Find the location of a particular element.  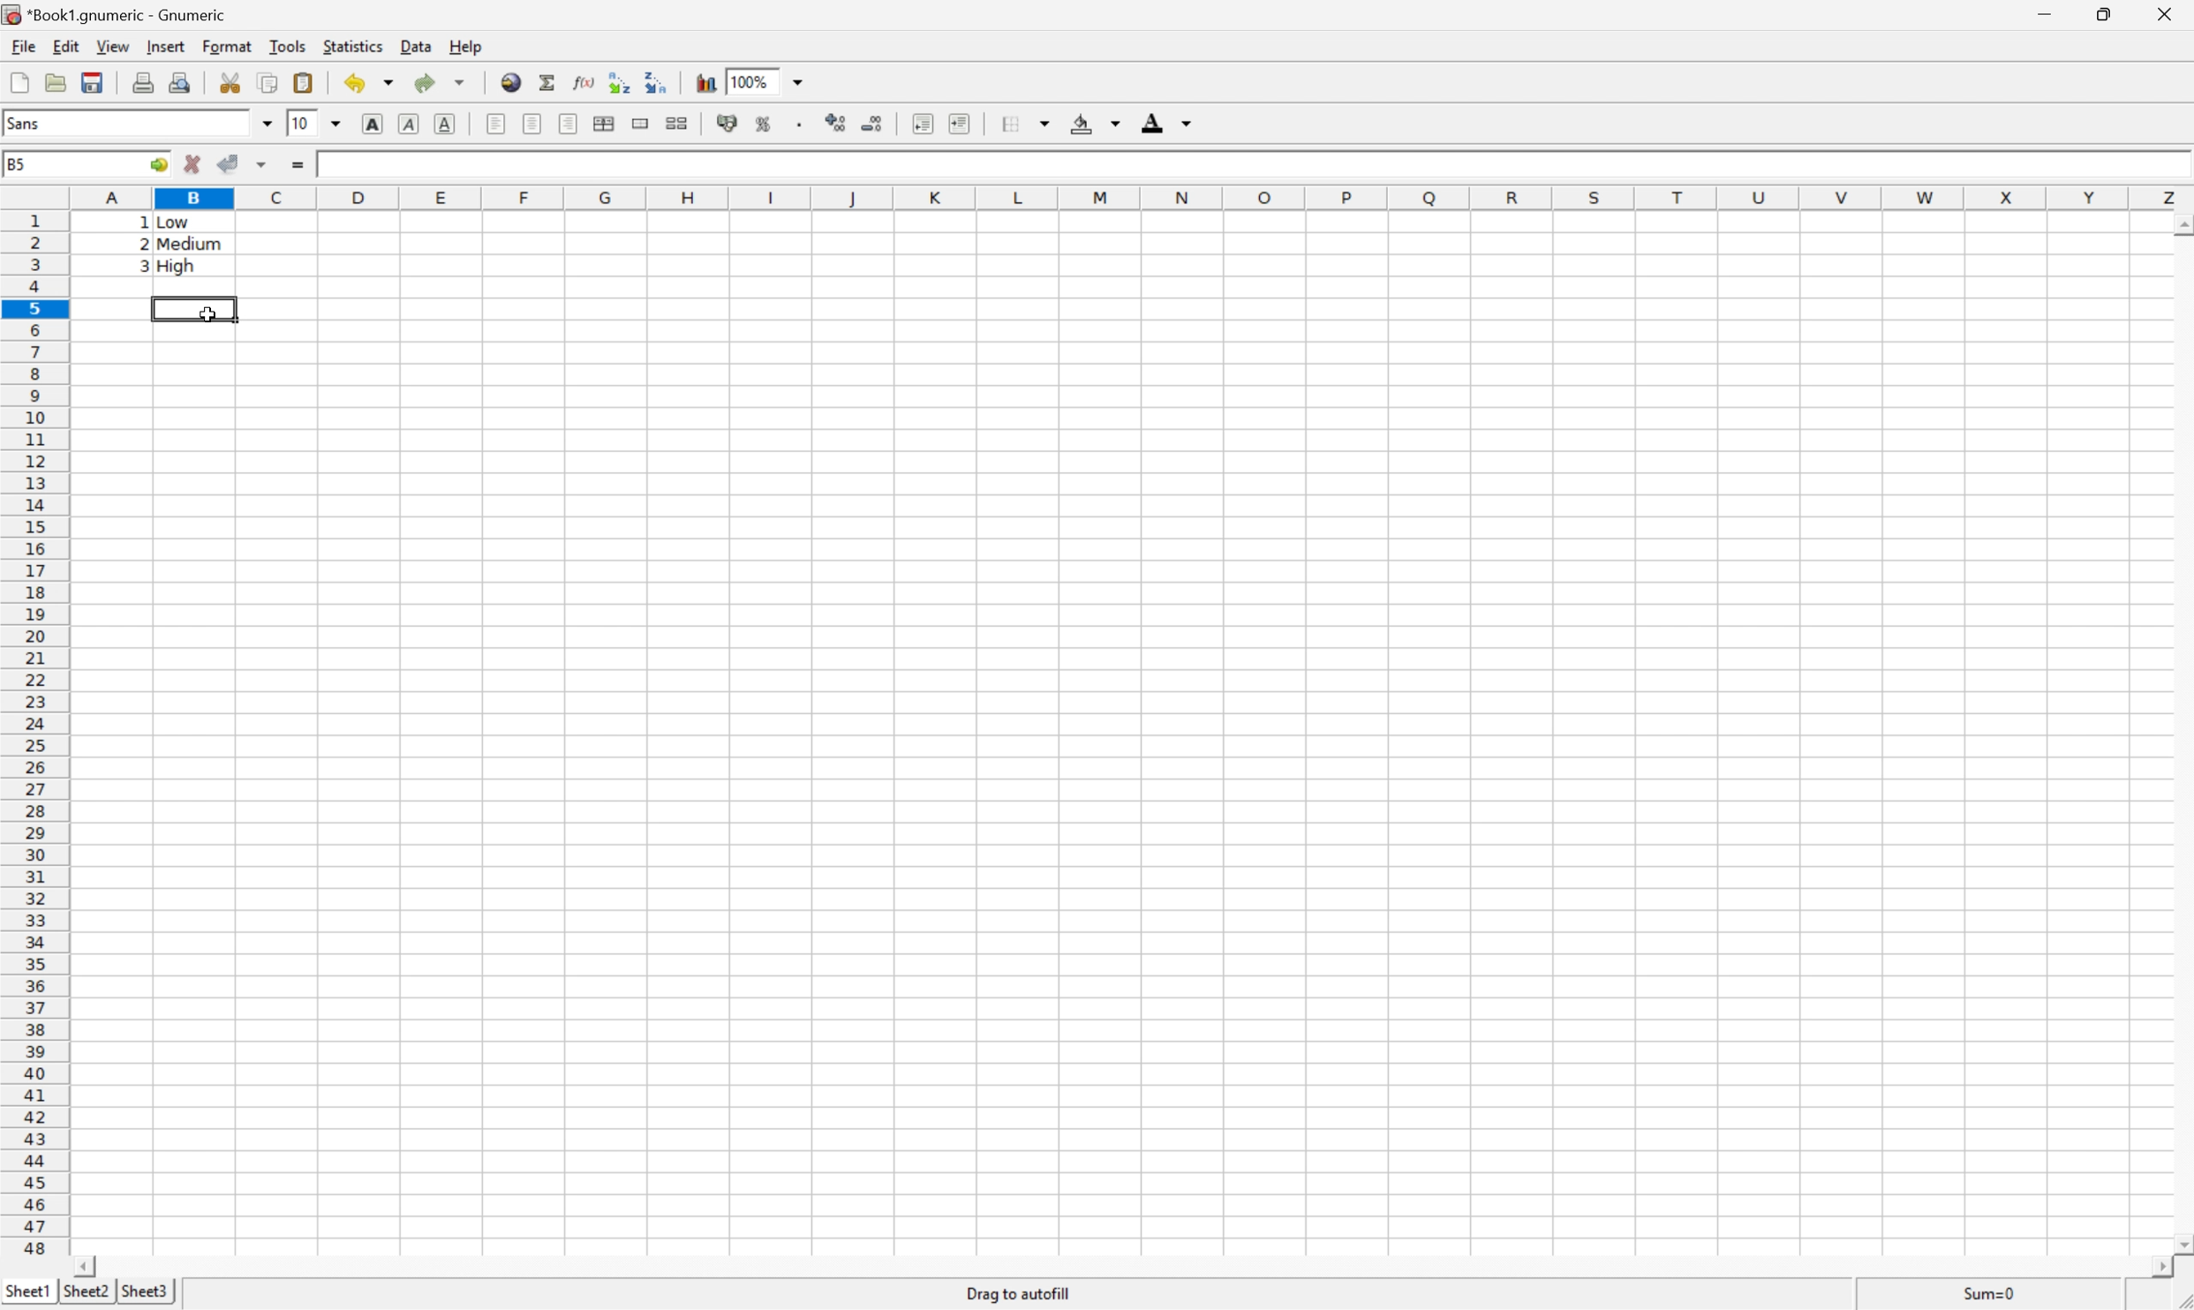

Sheet2 is located at coordinates (87, 1291).